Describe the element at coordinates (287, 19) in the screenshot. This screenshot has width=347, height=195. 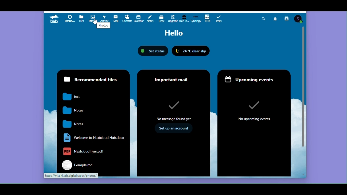
I see `Contacts` at that location.